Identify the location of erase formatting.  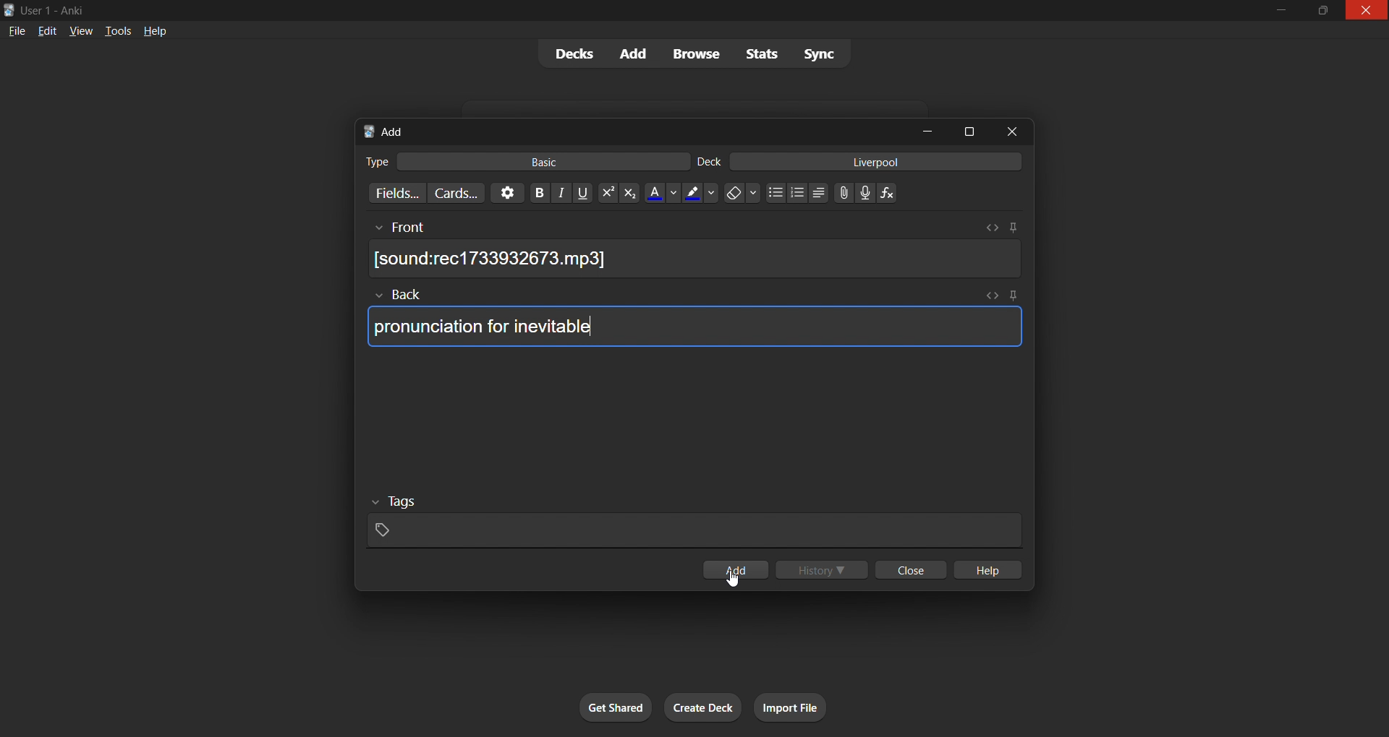
(741, 194).